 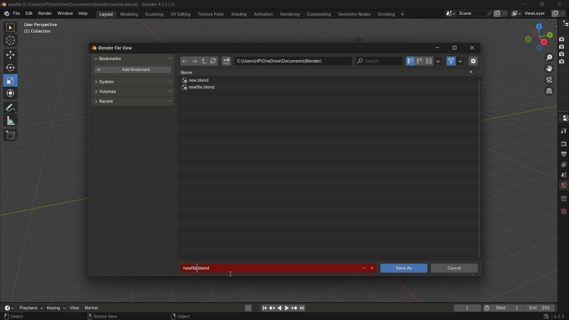 I want to click on bookmarks, so click(x=134, y=58).